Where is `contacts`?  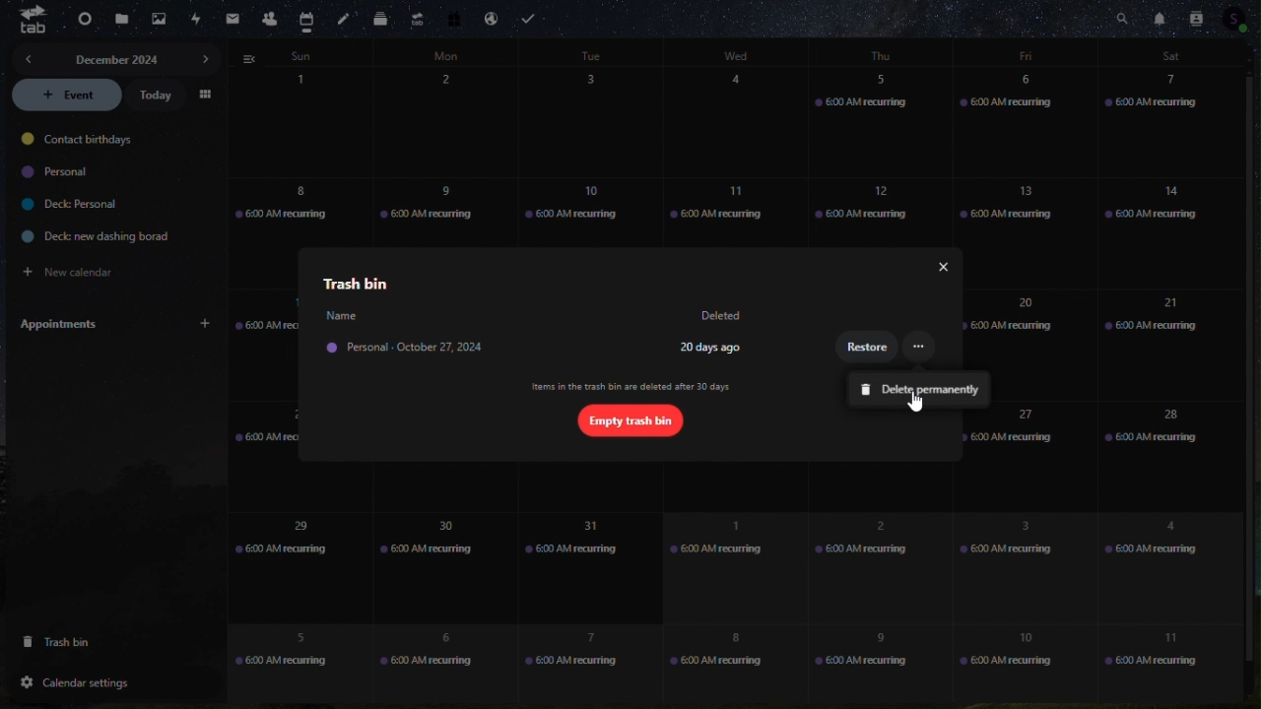 contacts is located at coordinates (269, 17).